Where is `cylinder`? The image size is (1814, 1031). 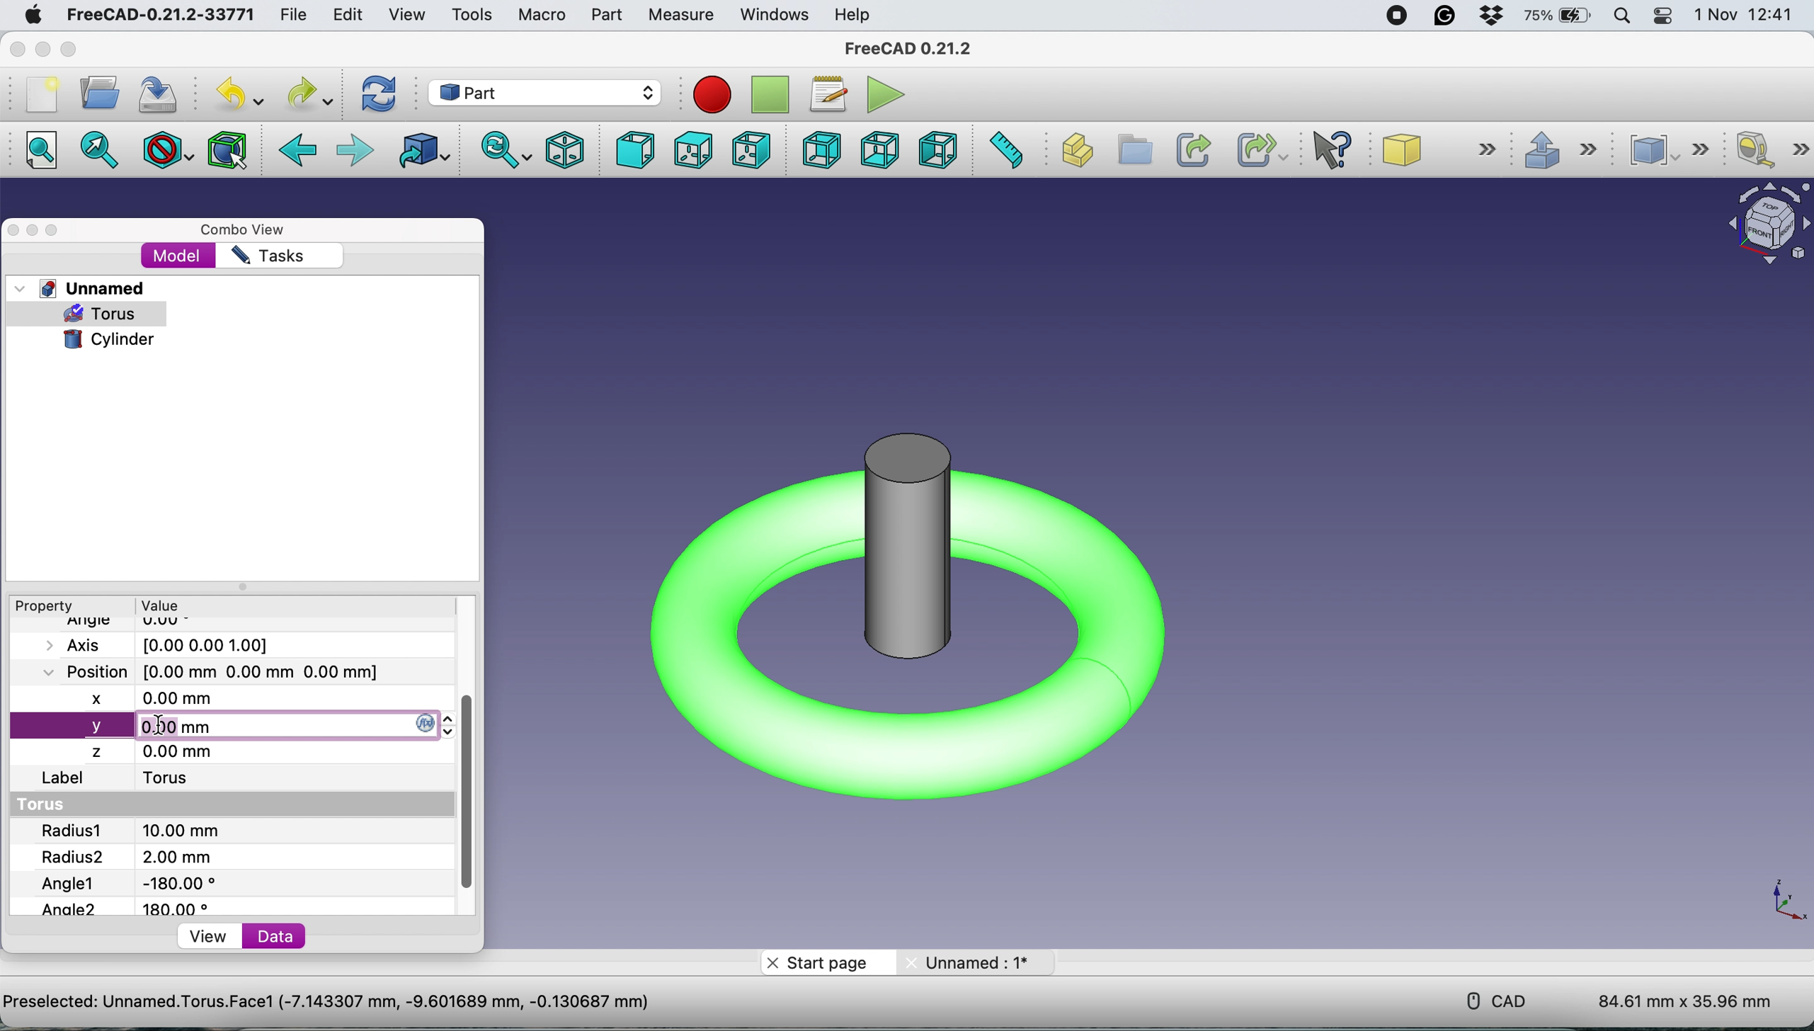
cylinder is located at coordinates (109, 338).